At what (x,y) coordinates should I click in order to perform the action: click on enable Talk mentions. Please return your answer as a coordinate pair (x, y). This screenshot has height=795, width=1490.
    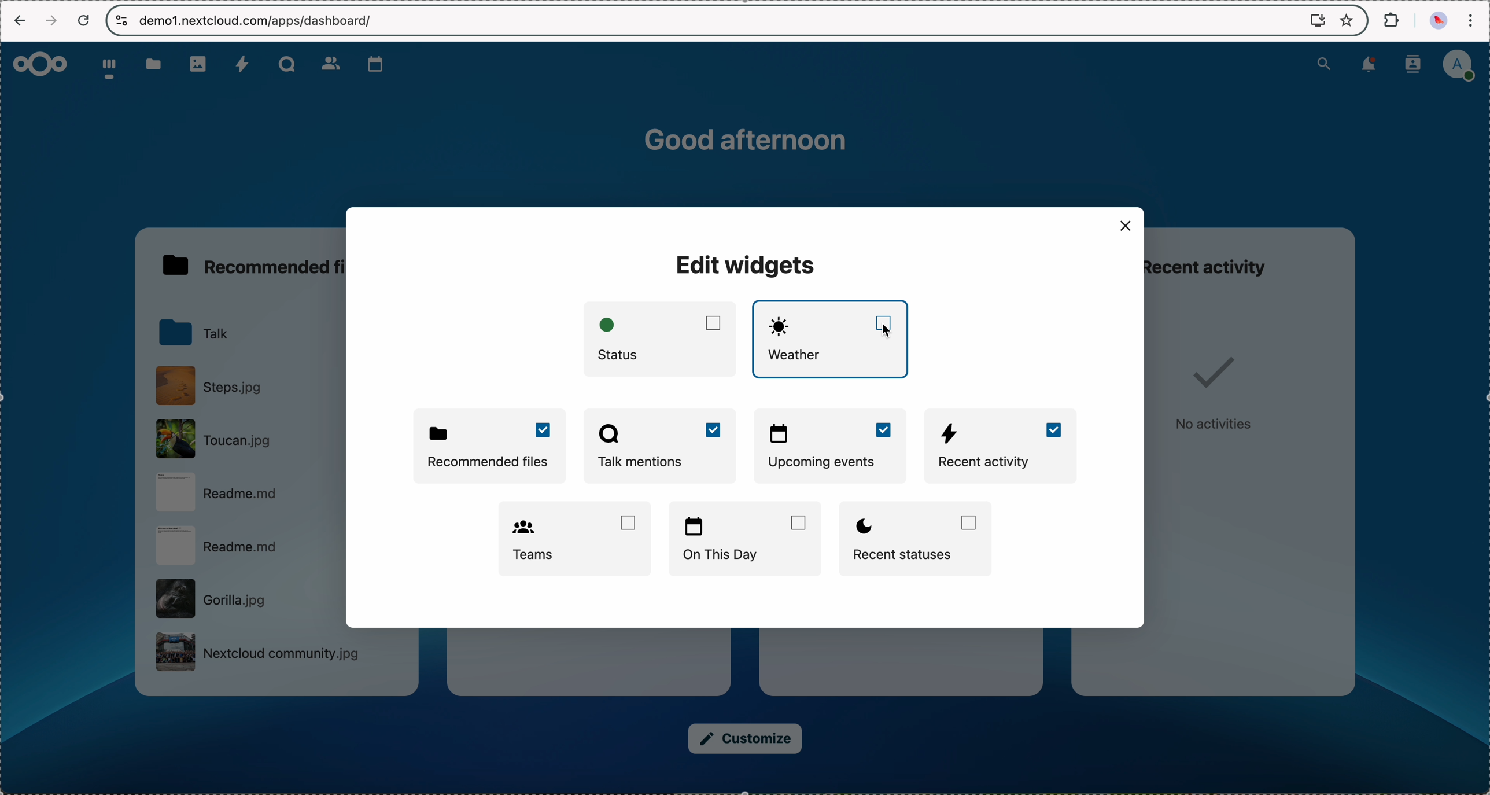
    Looking at the image, I should click on (660, 447).